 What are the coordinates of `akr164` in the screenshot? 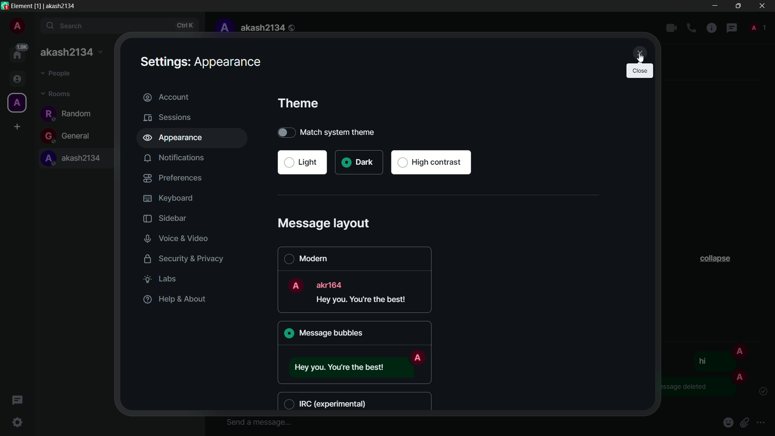 It's located at (331, 284).